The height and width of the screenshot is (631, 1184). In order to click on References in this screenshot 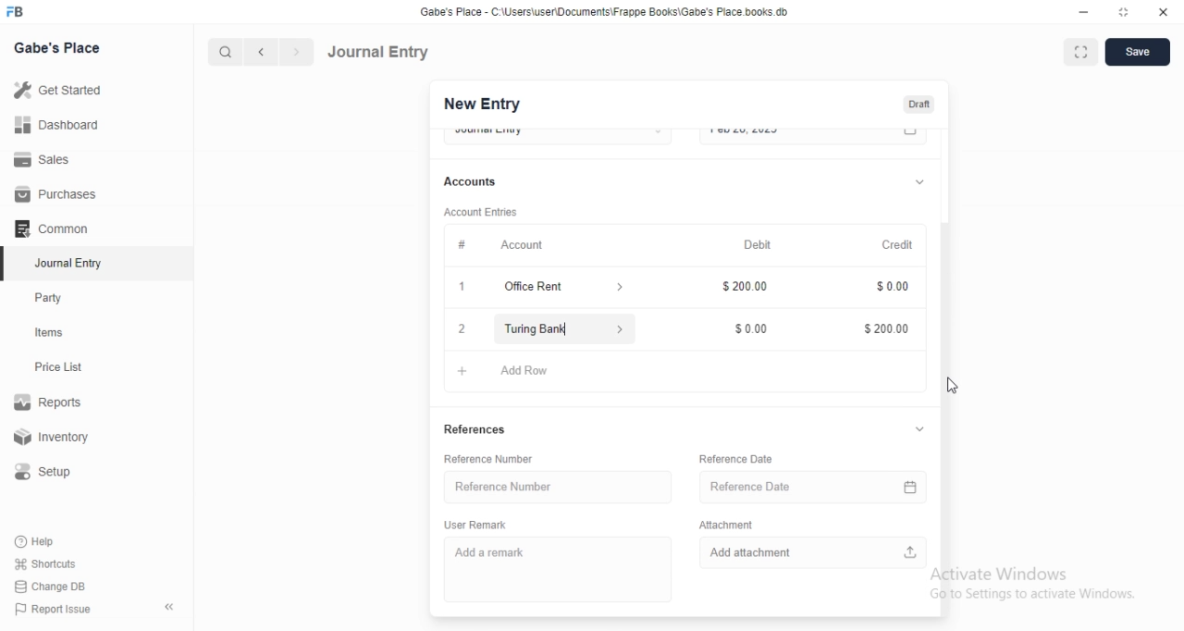, I will do `click(475, 428)`.